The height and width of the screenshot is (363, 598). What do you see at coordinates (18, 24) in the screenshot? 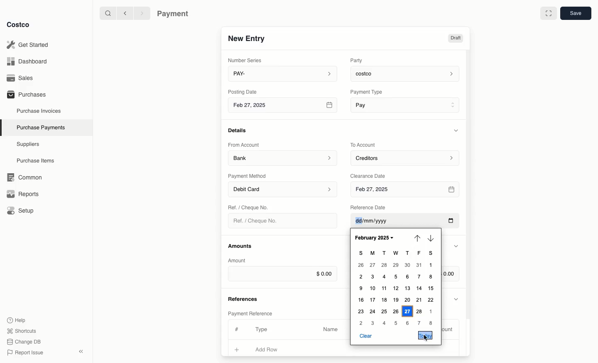
I see `Costco` at bounding box center [18, 24].